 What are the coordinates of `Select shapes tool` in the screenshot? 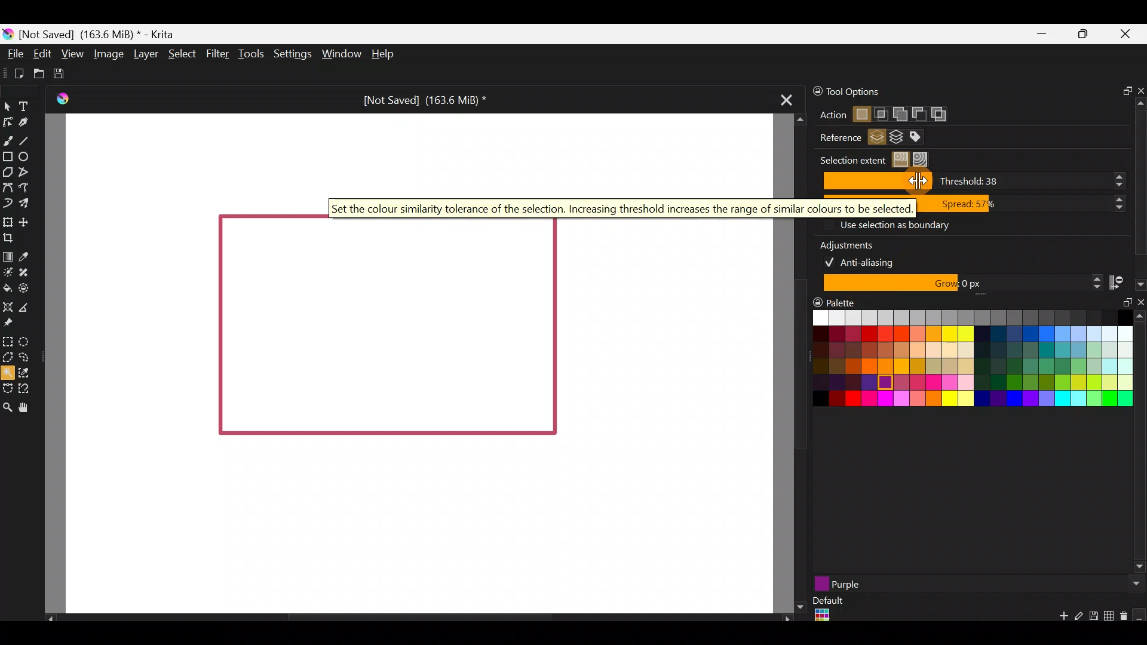 It's located at (10, 108).